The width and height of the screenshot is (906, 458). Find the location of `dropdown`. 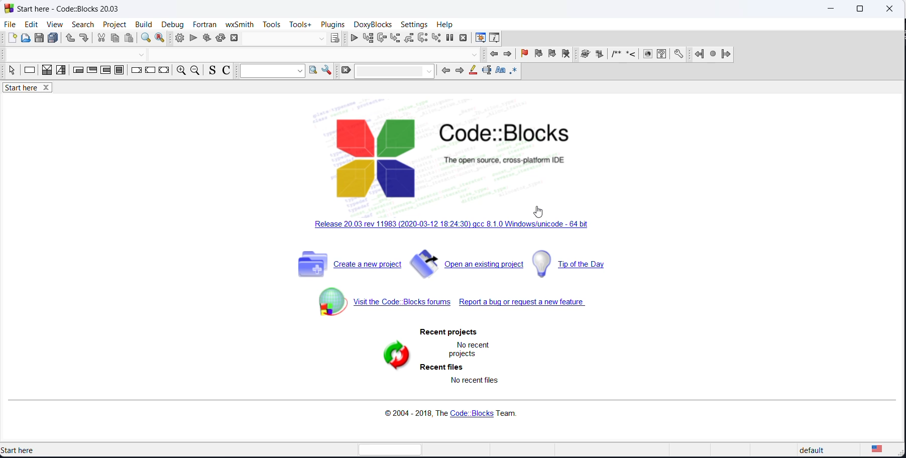

dropdown is located at coordinates (320, 39).